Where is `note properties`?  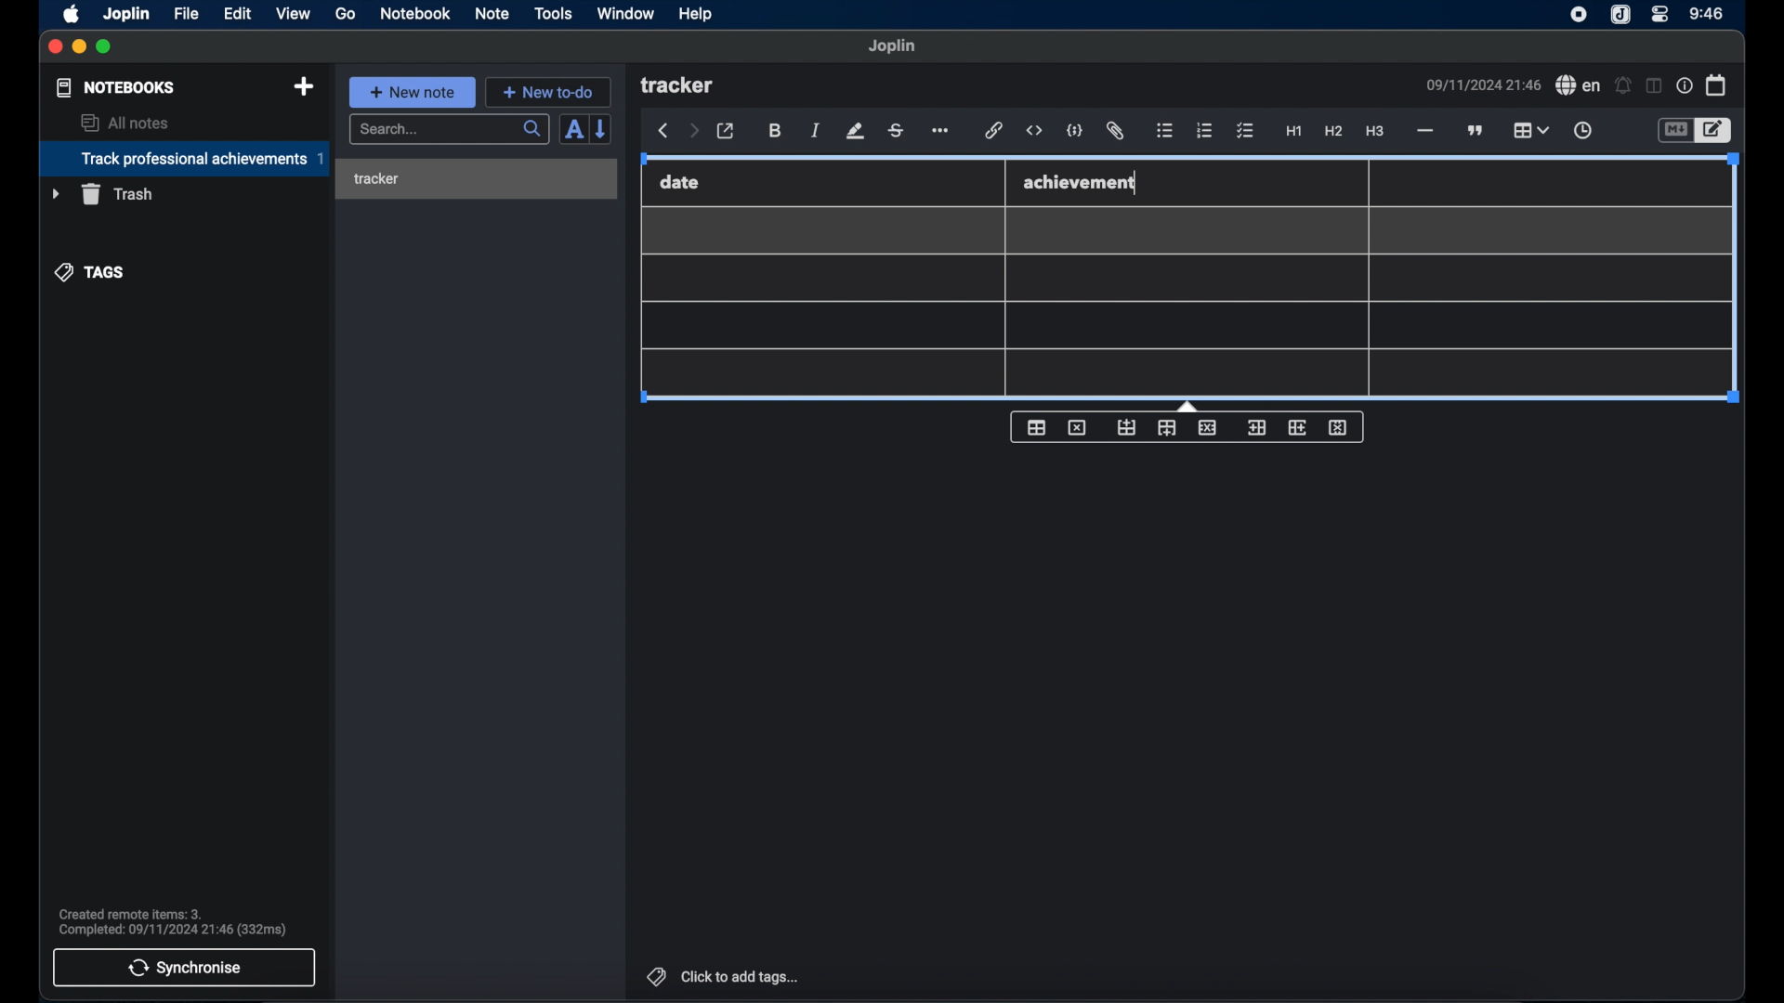 note properties is located at coordinates (1684, 85).